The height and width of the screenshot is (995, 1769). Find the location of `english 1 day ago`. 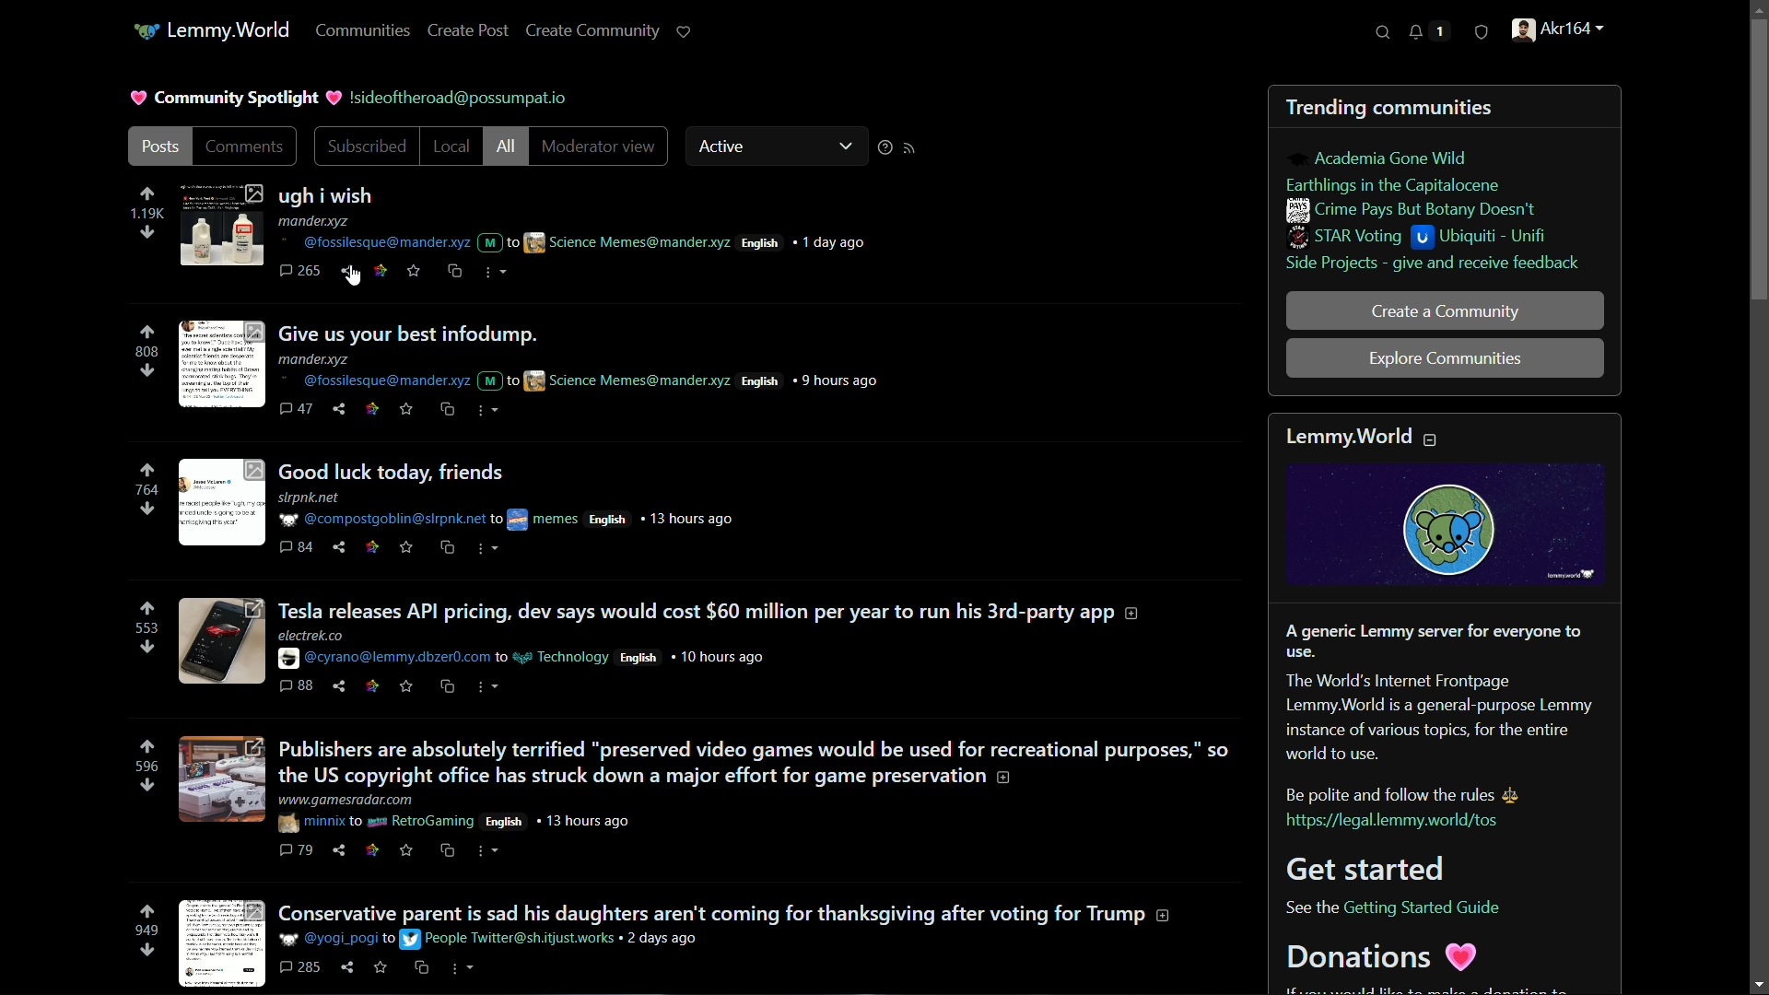

english 1 day ago is located at coordinates (809, 242).